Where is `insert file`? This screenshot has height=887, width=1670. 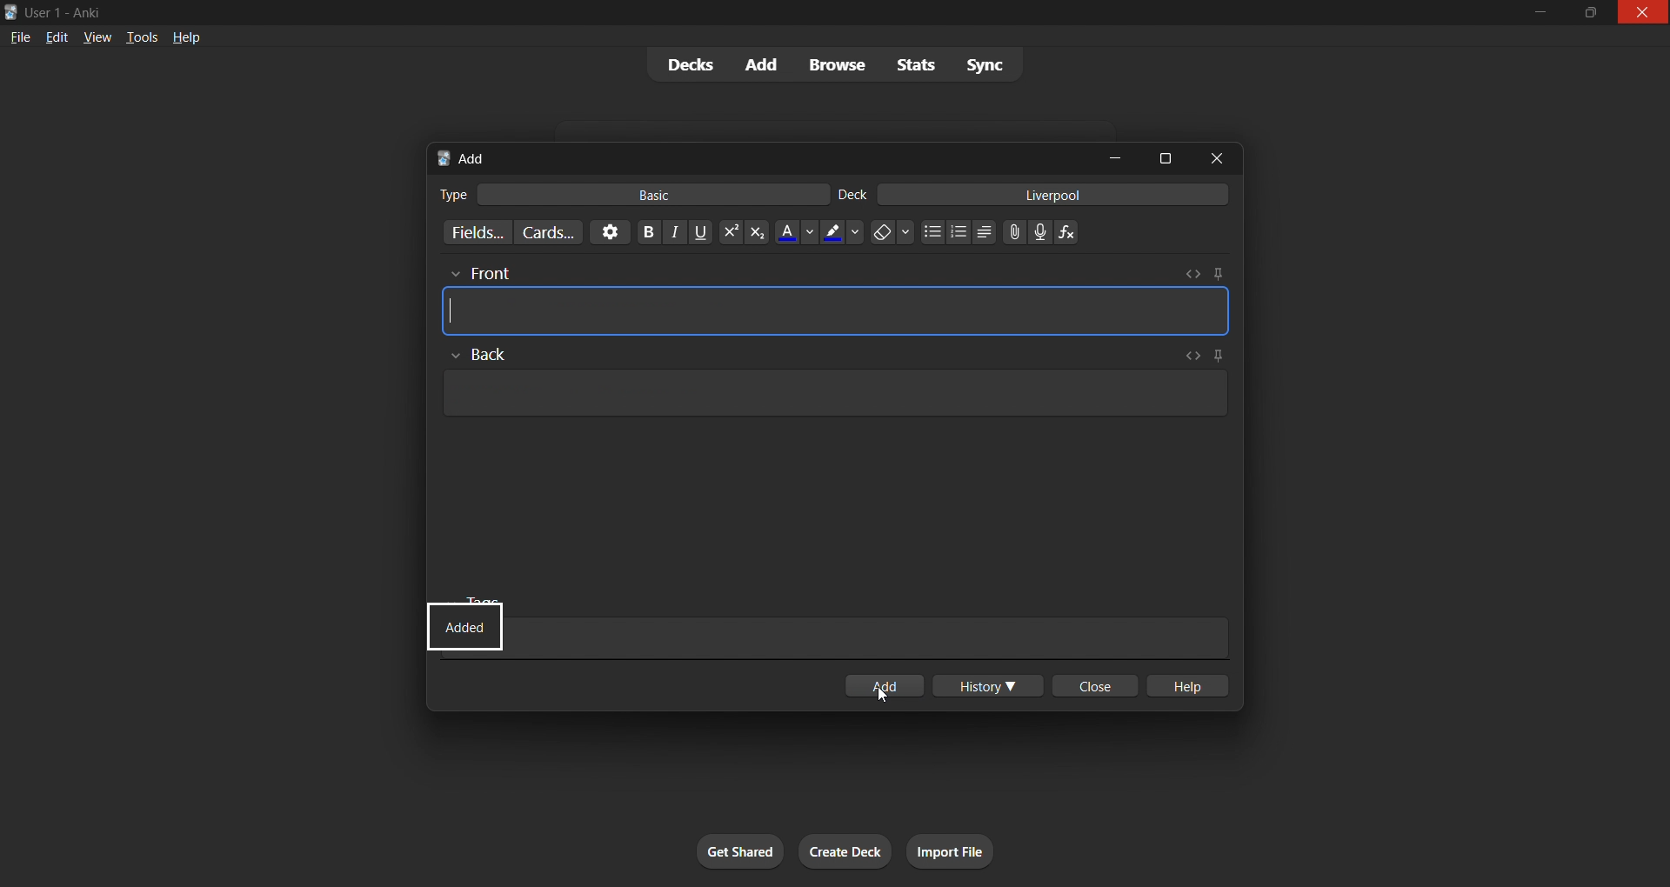 insert file is located at coordinates (1009, 230).